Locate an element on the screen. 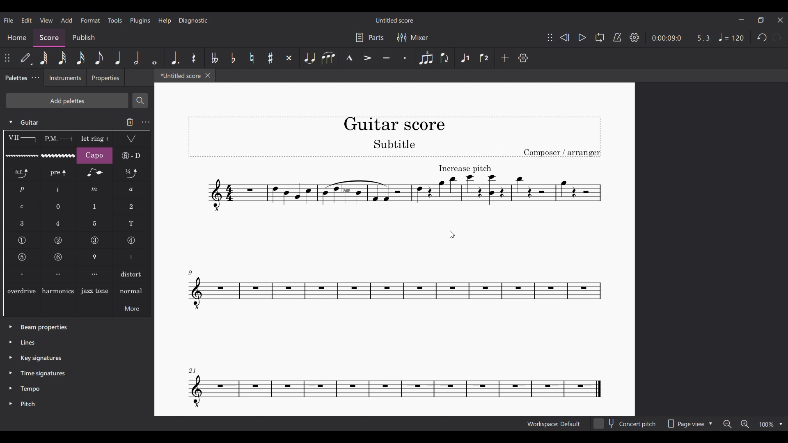 Image resolution: width=788 pixels, height=443 pixels. Click to expand tempo palette is located at coordinates (10, 388).